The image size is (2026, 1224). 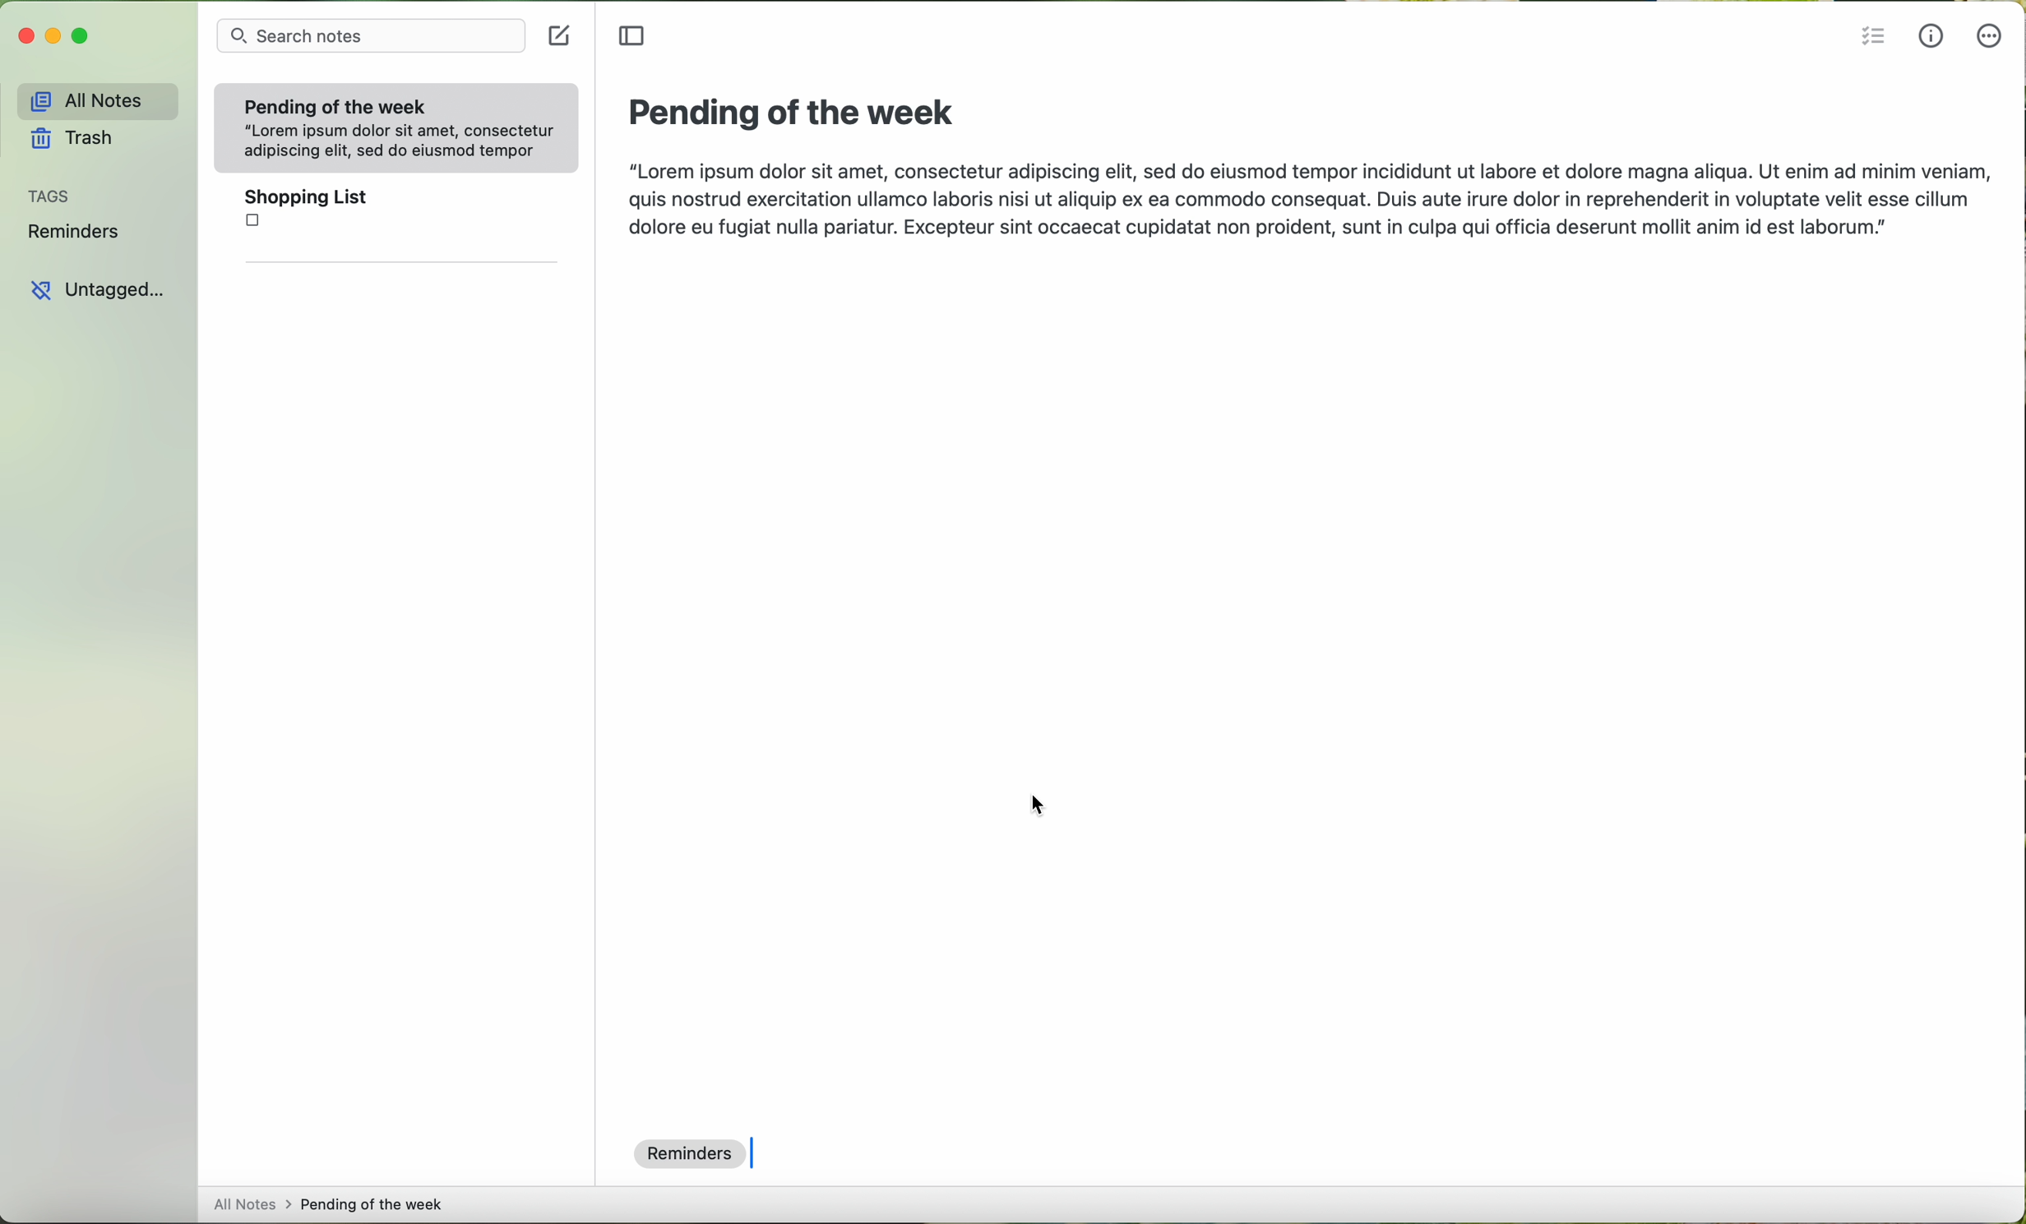 I want to click on more options, so click(x=1989, y=40).